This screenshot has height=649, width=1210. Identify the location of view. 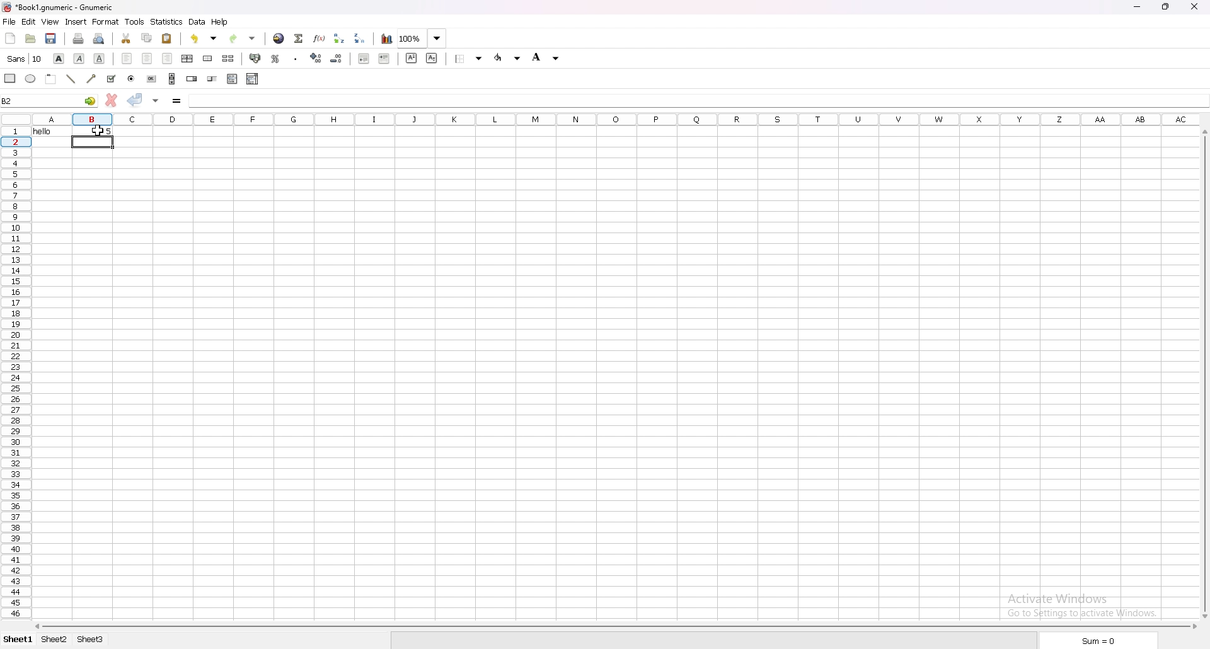
(50, 23).